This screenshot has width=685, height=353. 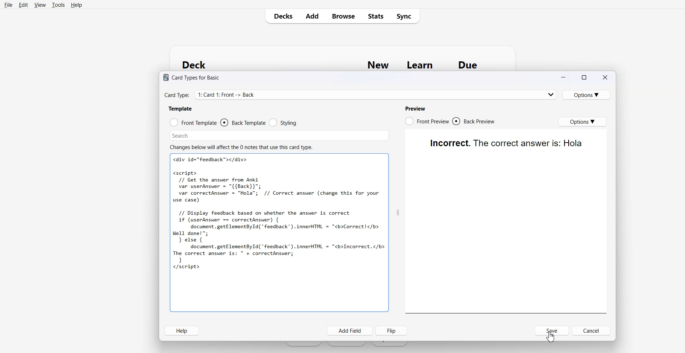 I want to click on View, so click(x=40, y=5).